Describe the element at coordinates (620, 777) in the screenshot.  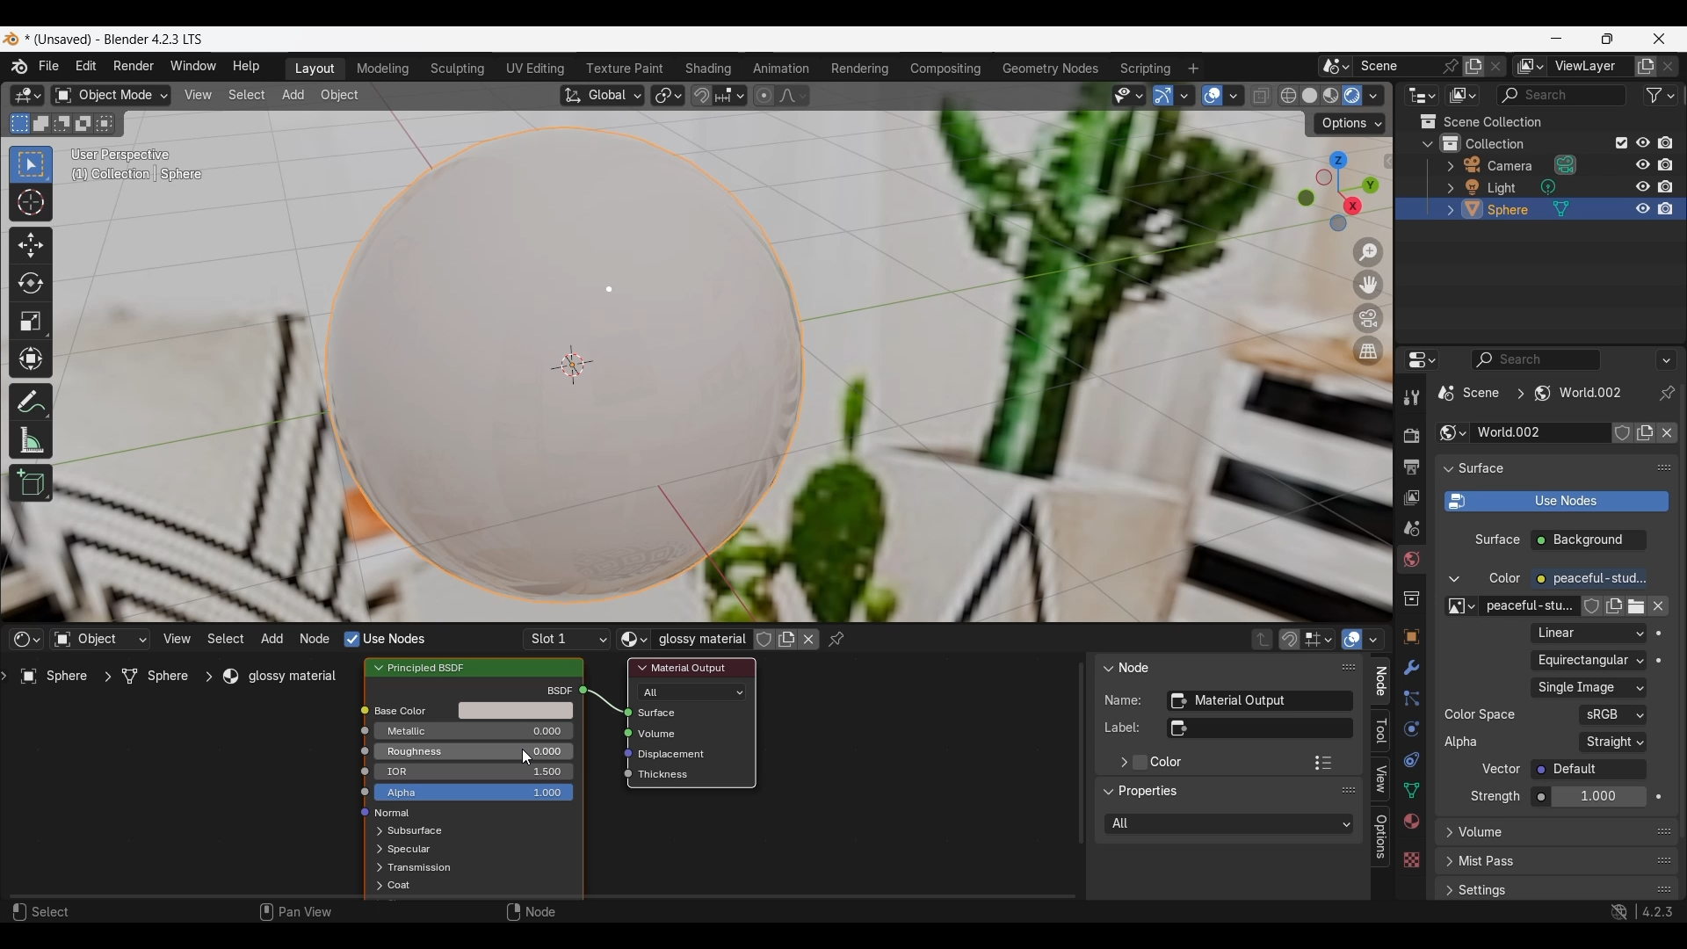
I see `icon` at that location.